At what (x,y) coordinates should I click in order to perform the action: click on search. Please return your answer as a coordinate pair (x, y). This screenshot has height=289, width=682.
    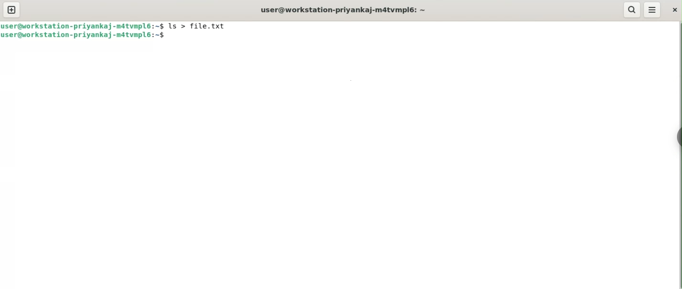
    Looking at the image, I should click on (632, 9).